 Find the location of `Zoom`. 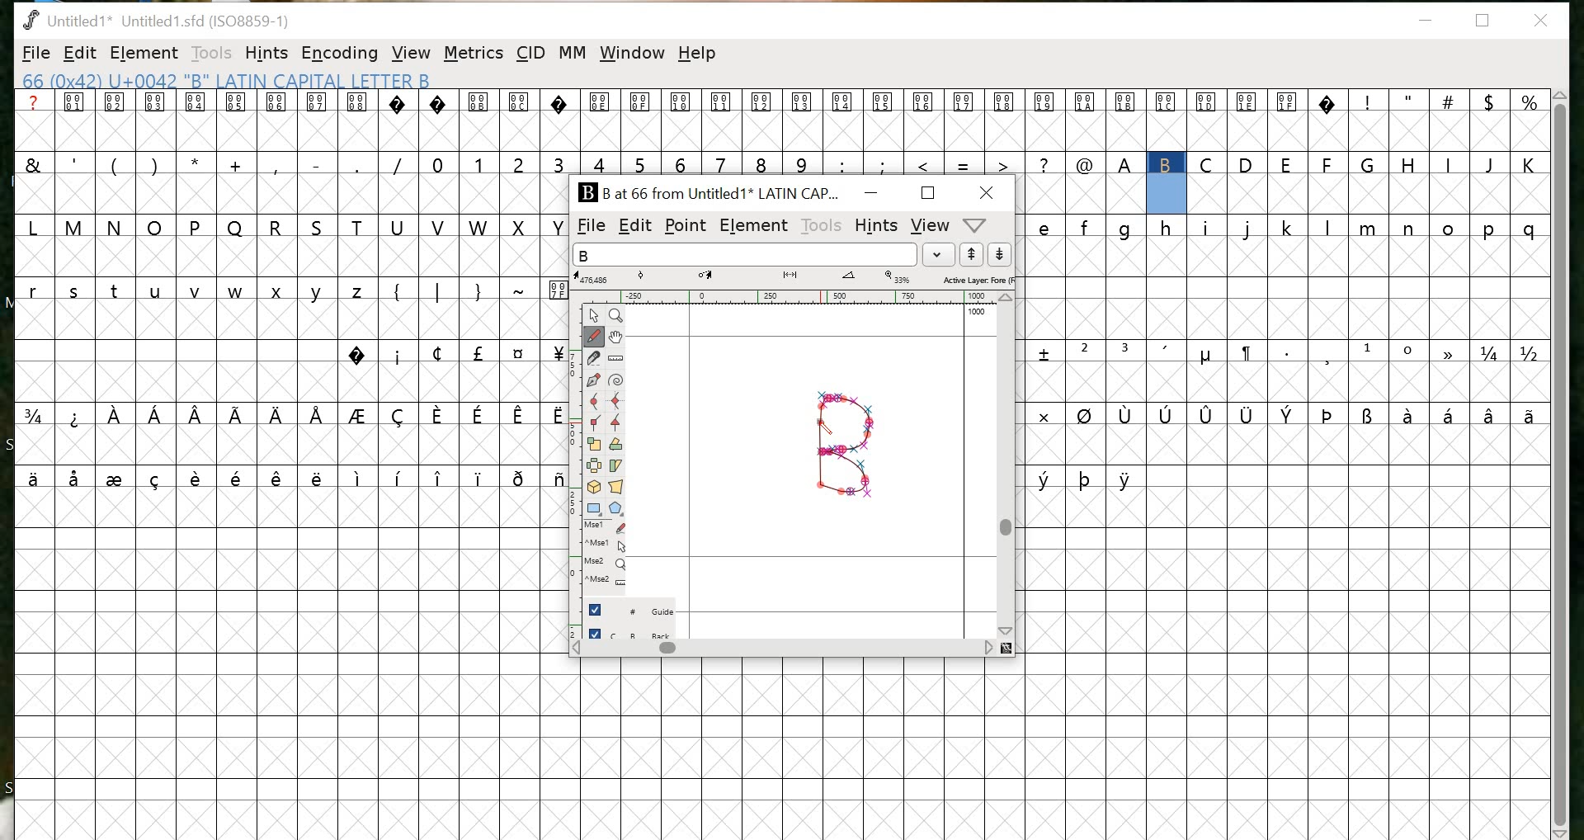

Zoom is located at coordinates (617, 316).